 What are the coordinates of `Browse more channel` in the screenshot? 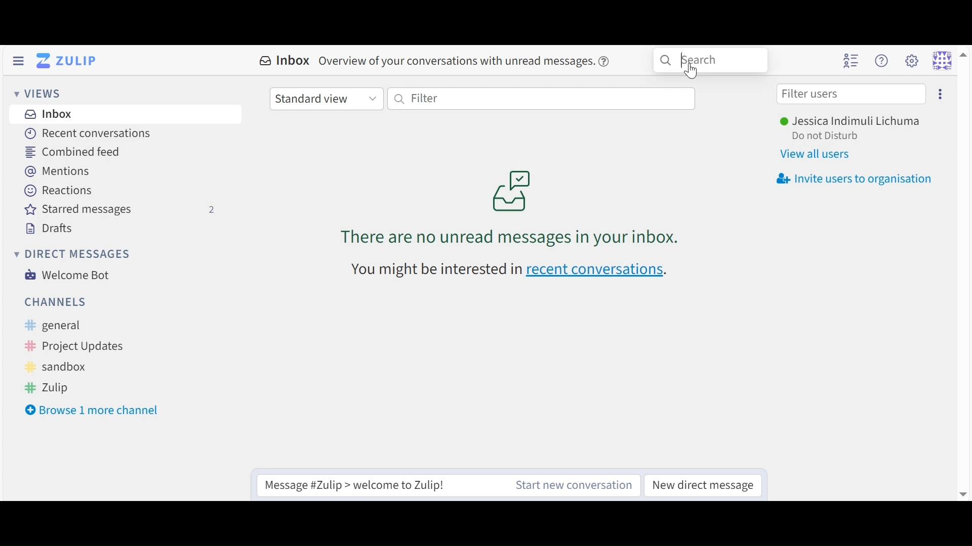 It's located at (95, 411).